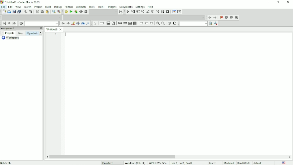 The width and height of the screenshot is (293, 165). What do you see at coordinates (53, 12) in the screenshot?
I see `Find` at bounding box center [53, 12].